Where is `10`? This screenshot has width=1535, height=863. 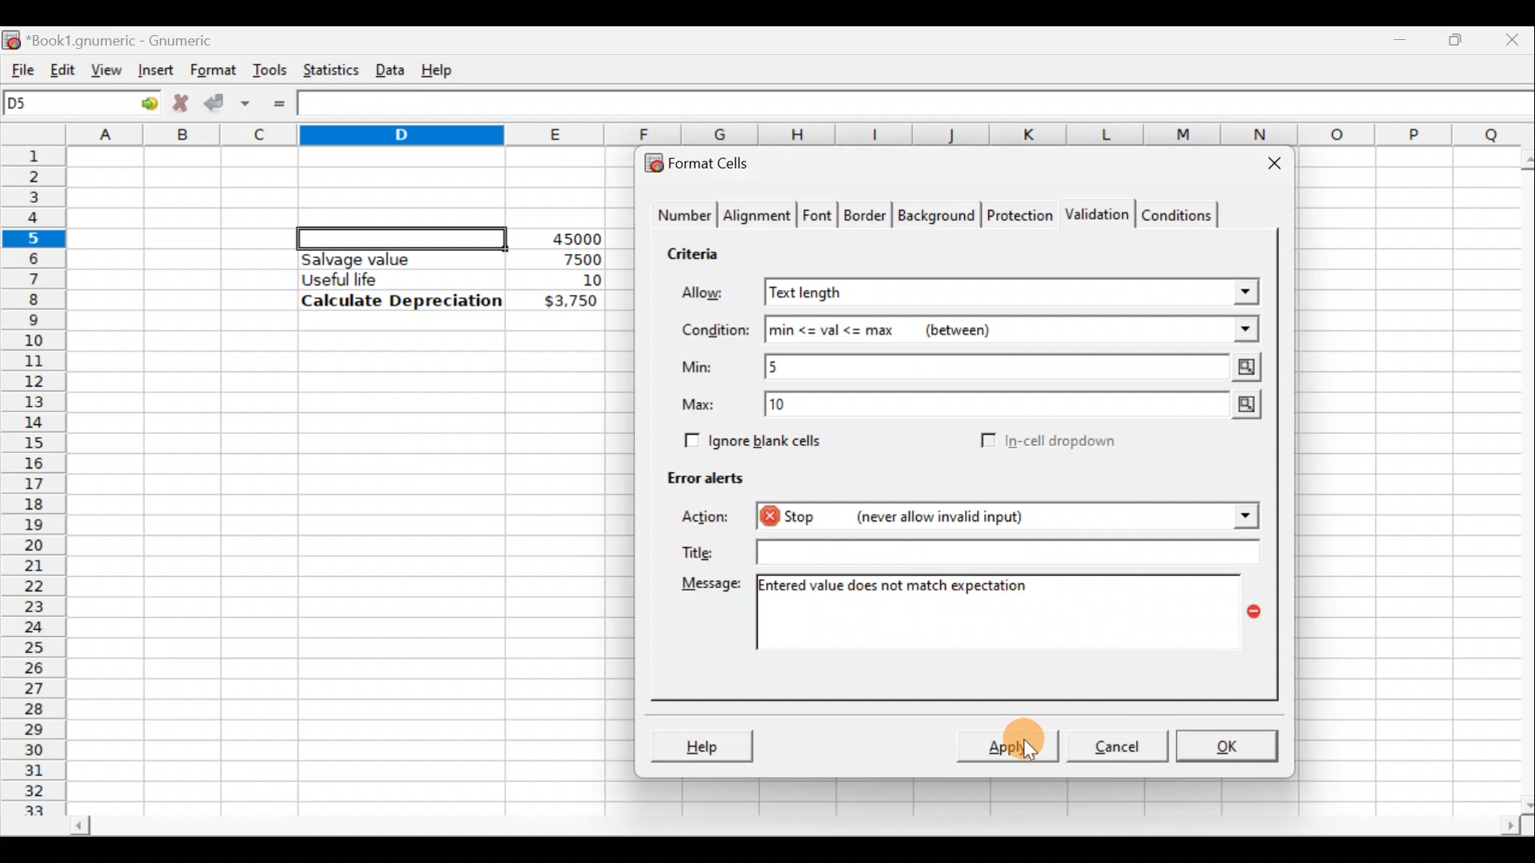 10 is located at coordinates (572, 280).